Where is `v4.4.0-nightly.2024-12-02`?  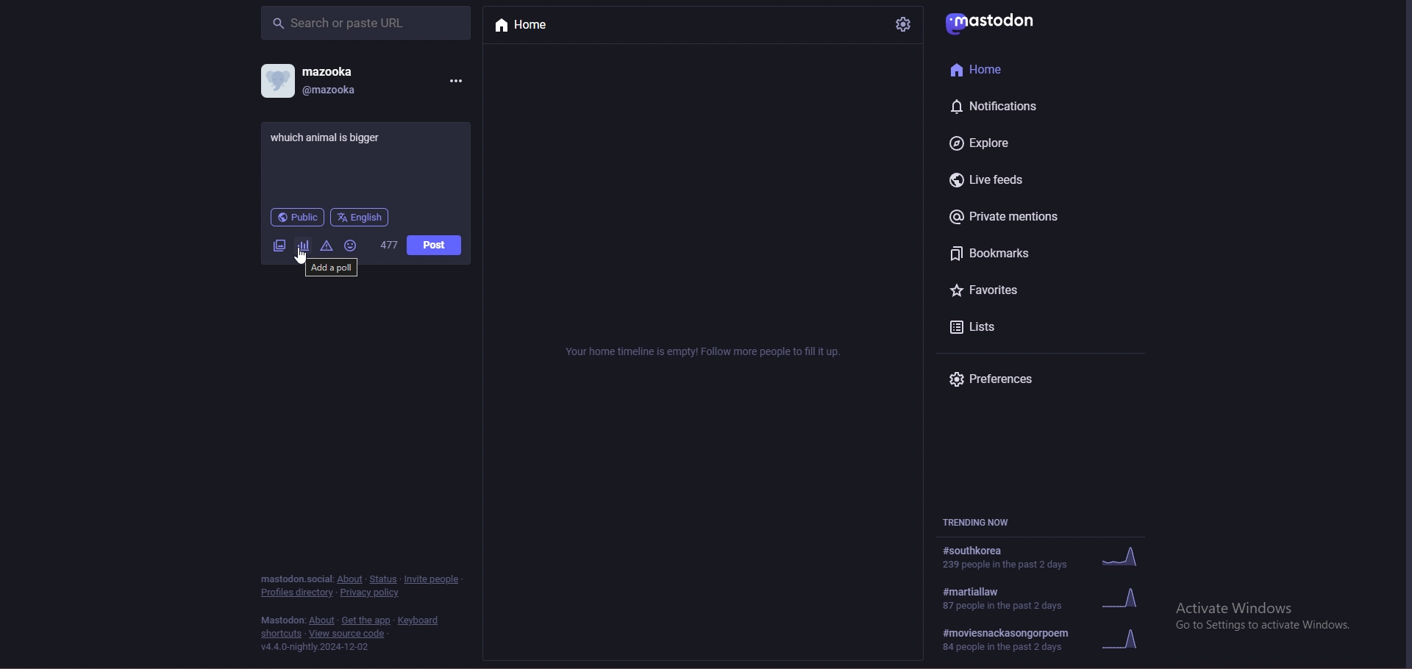
v4.4.0-nightly.2024-12-02 is located at coordinates (315, 648).